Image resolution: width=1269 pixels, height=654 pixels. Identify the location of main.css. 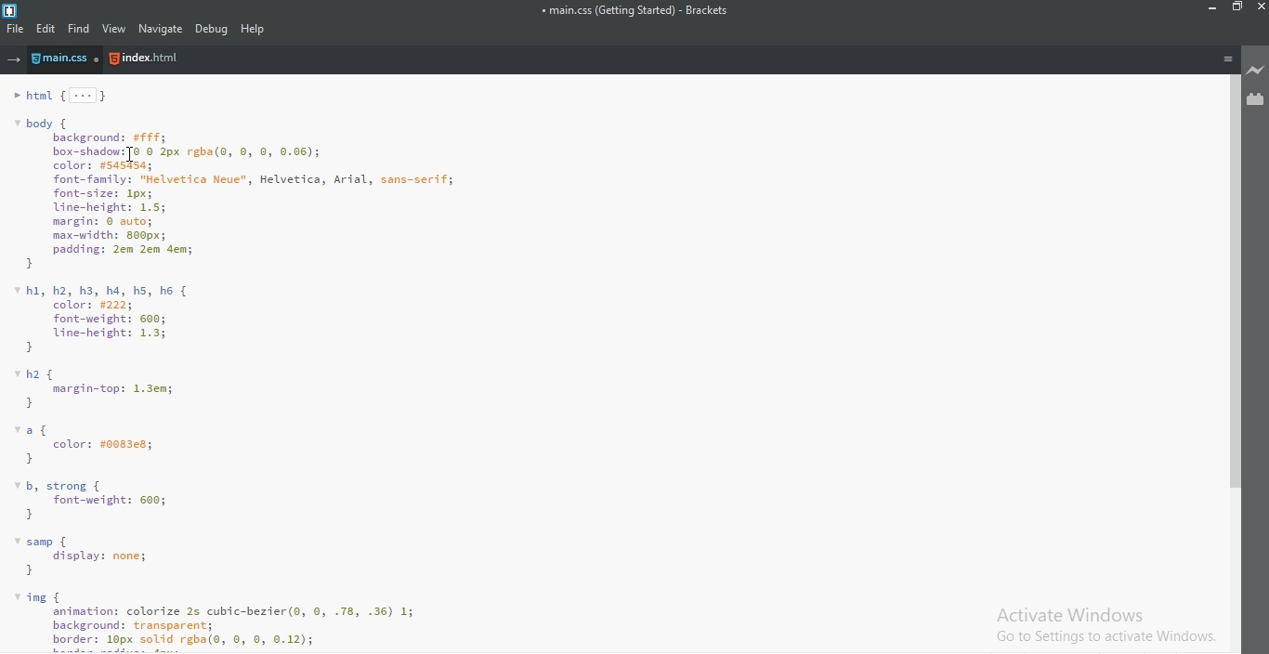
(68, 60).